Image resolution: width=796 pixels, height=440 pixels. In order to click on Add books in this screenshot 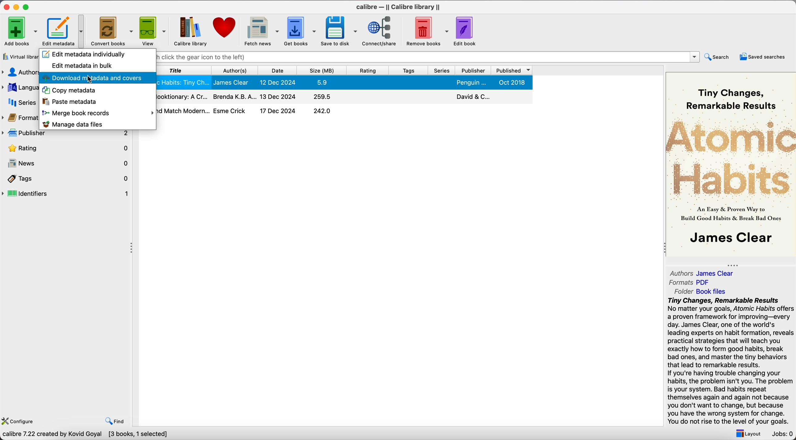, I will do `click(20, 31)`.